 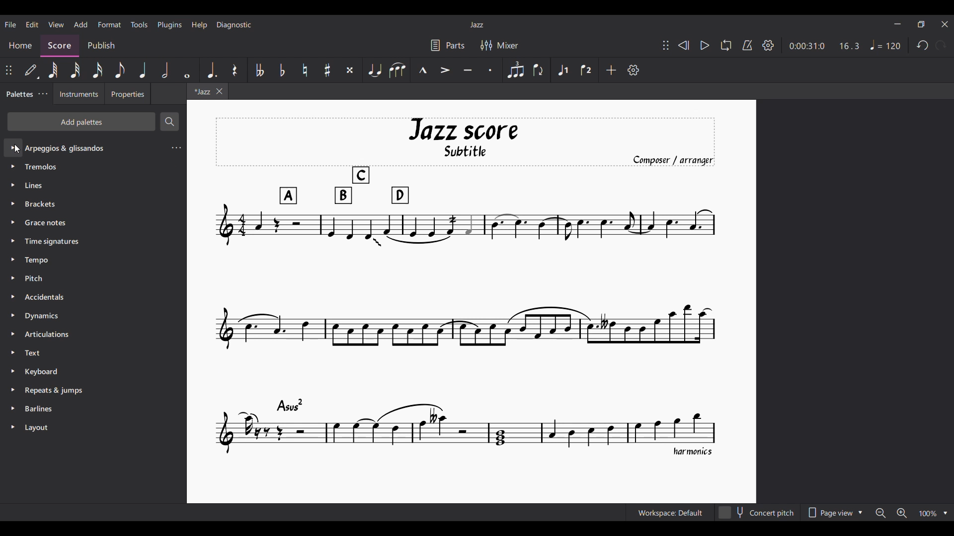 What do you see at coordinates (373, 70) in the screenshot?
I see `Tie` at bounding box center [373, 70].